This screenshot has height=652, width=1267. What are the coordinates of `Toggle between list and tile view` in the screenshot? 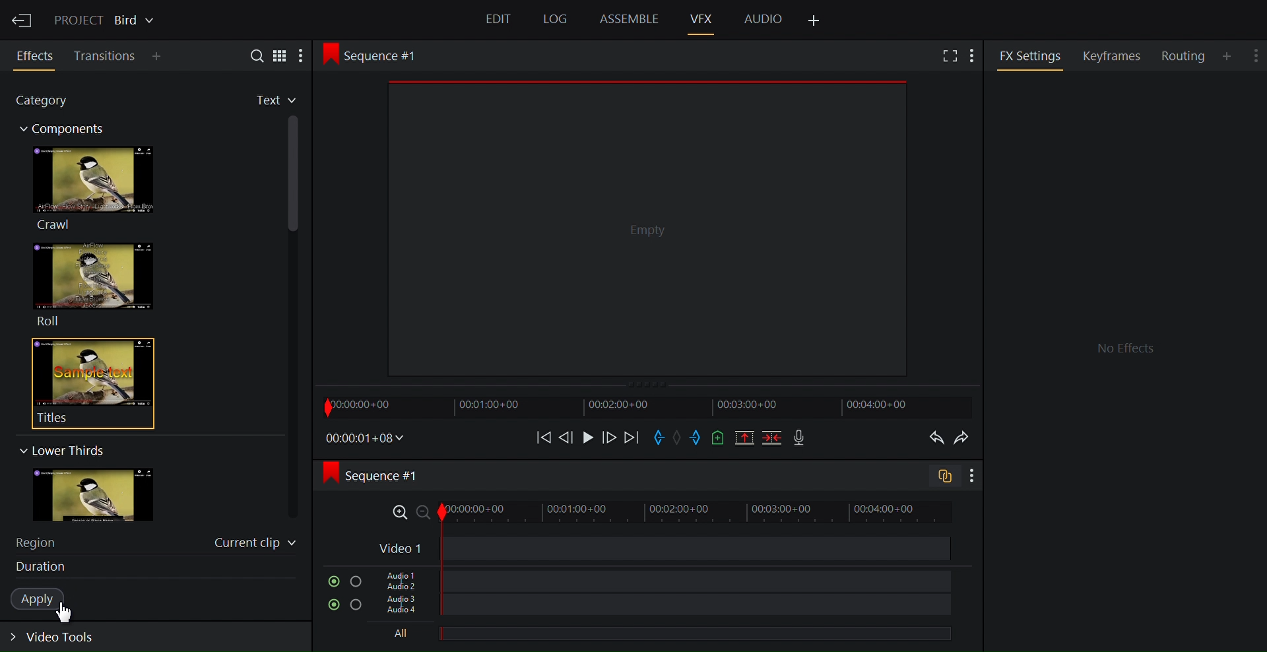 It's located at (280, 55).